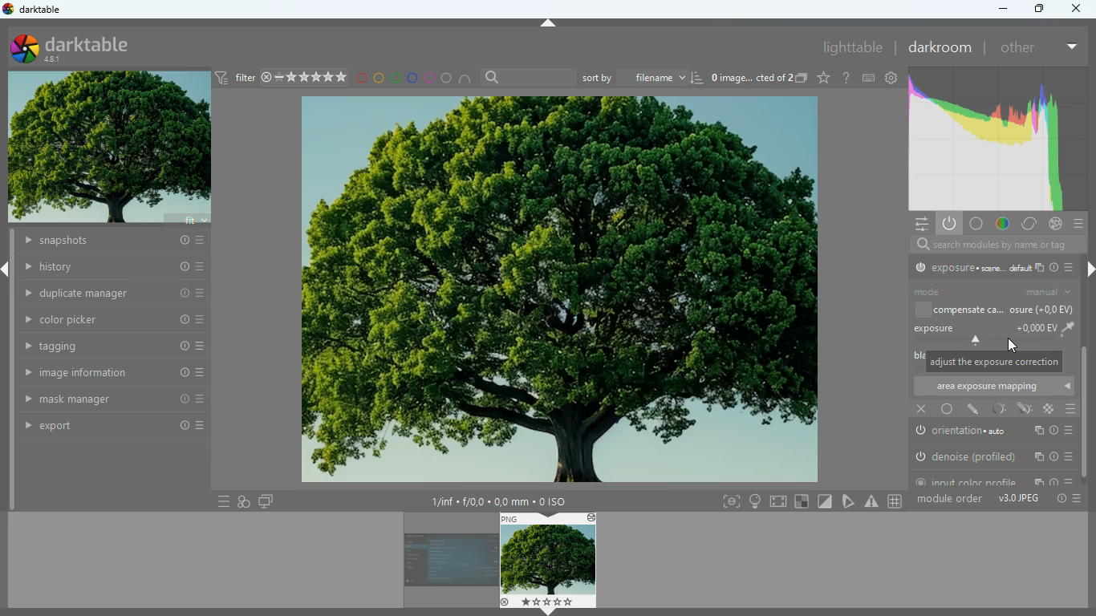  What do you see at coordinates (556, 290) in the screenshot?
I see `image` at bounding box center [556, 290].